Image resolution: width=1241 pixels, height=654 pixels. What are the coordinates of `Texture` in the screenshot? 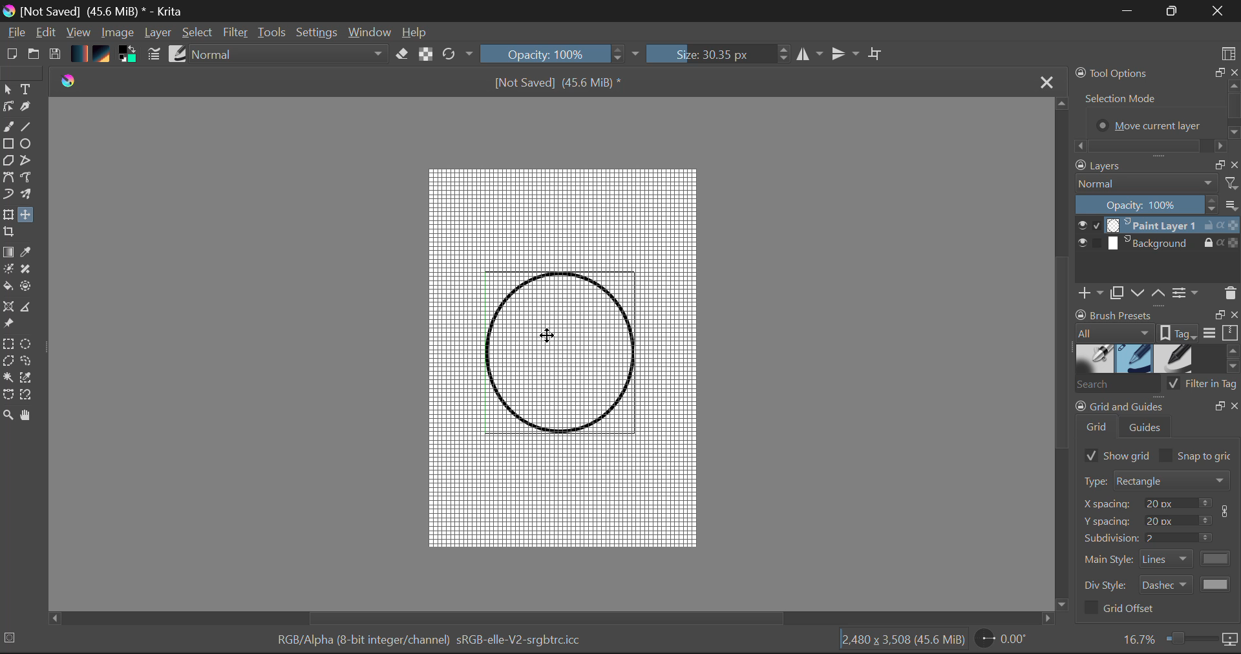 It's located at (105, 56).